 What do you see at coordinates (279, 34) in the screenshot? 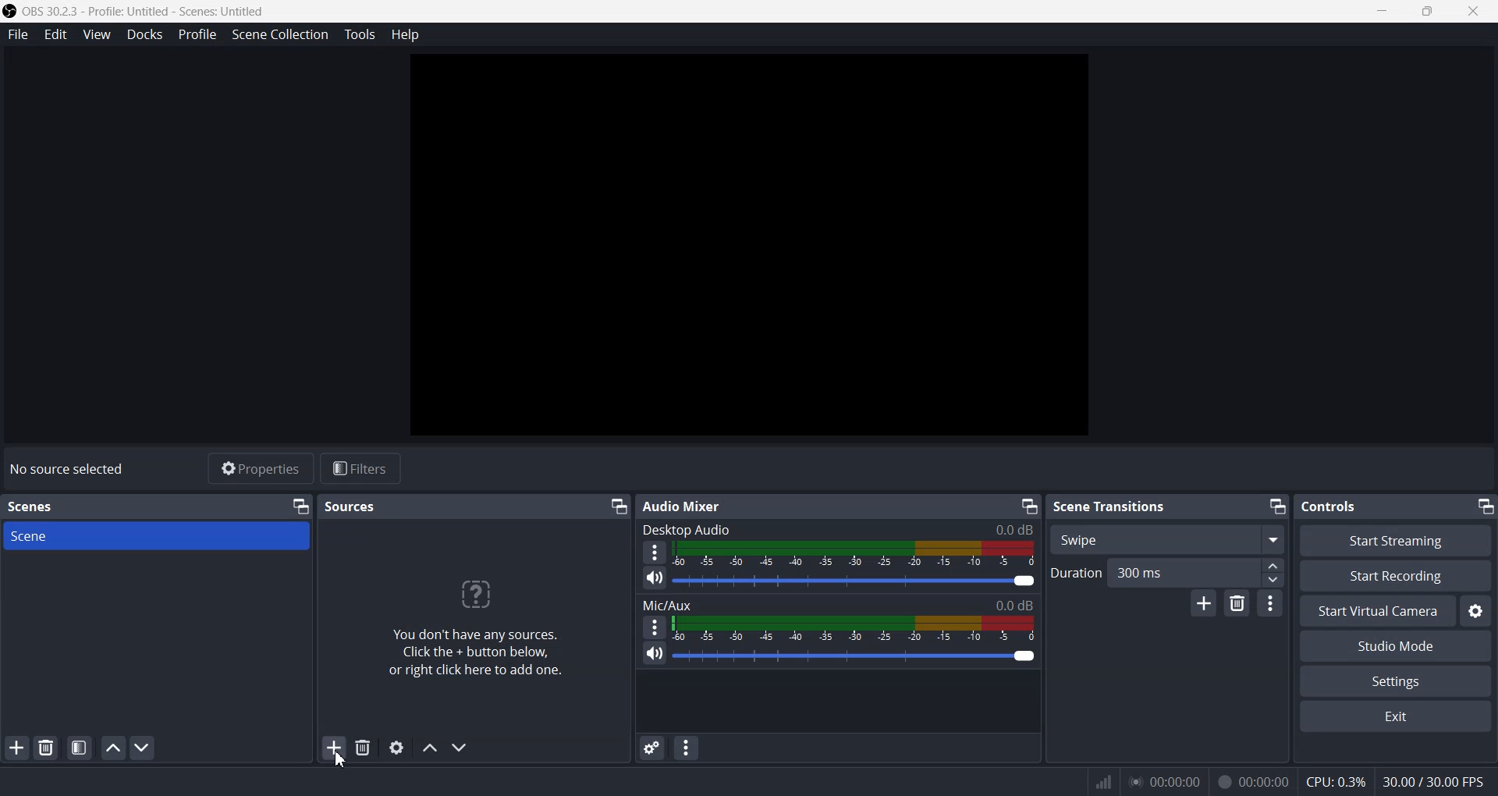
I see `Scene Collection` at bounding box center [279, 34].